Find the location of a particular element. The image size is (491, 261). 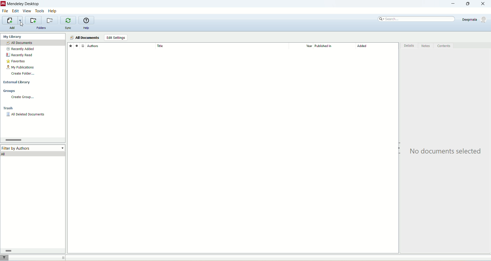

published in is located at coordinates (332, 46).